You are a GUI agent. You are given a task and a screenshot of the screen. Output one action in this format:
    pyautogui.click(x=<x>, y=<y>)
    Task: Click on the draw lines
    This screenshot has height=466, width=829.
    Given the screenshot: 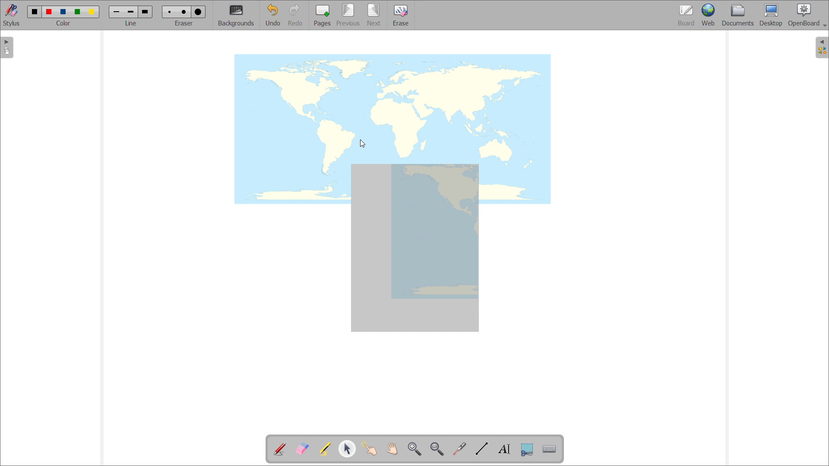 What is the action you would take?
    pyautogui.click(x=482, y=449)
    